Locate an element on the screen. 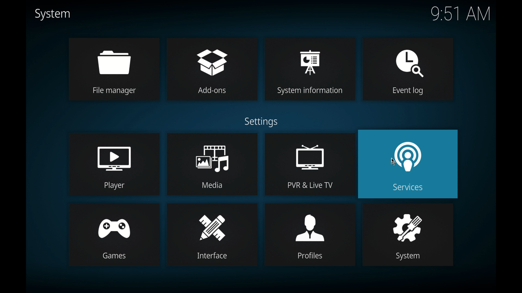  media is located at coordinates (212, 164).